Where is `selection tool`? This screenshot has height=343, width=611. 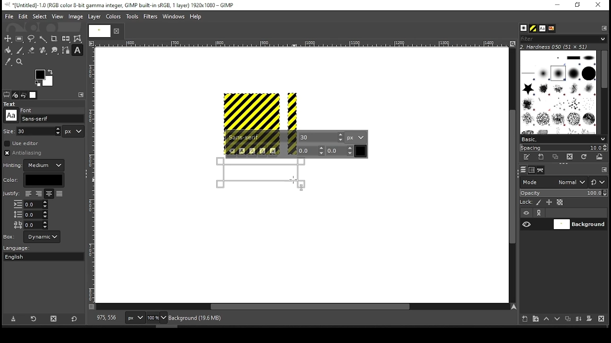 selection tool is located at coordinates (8, 39).